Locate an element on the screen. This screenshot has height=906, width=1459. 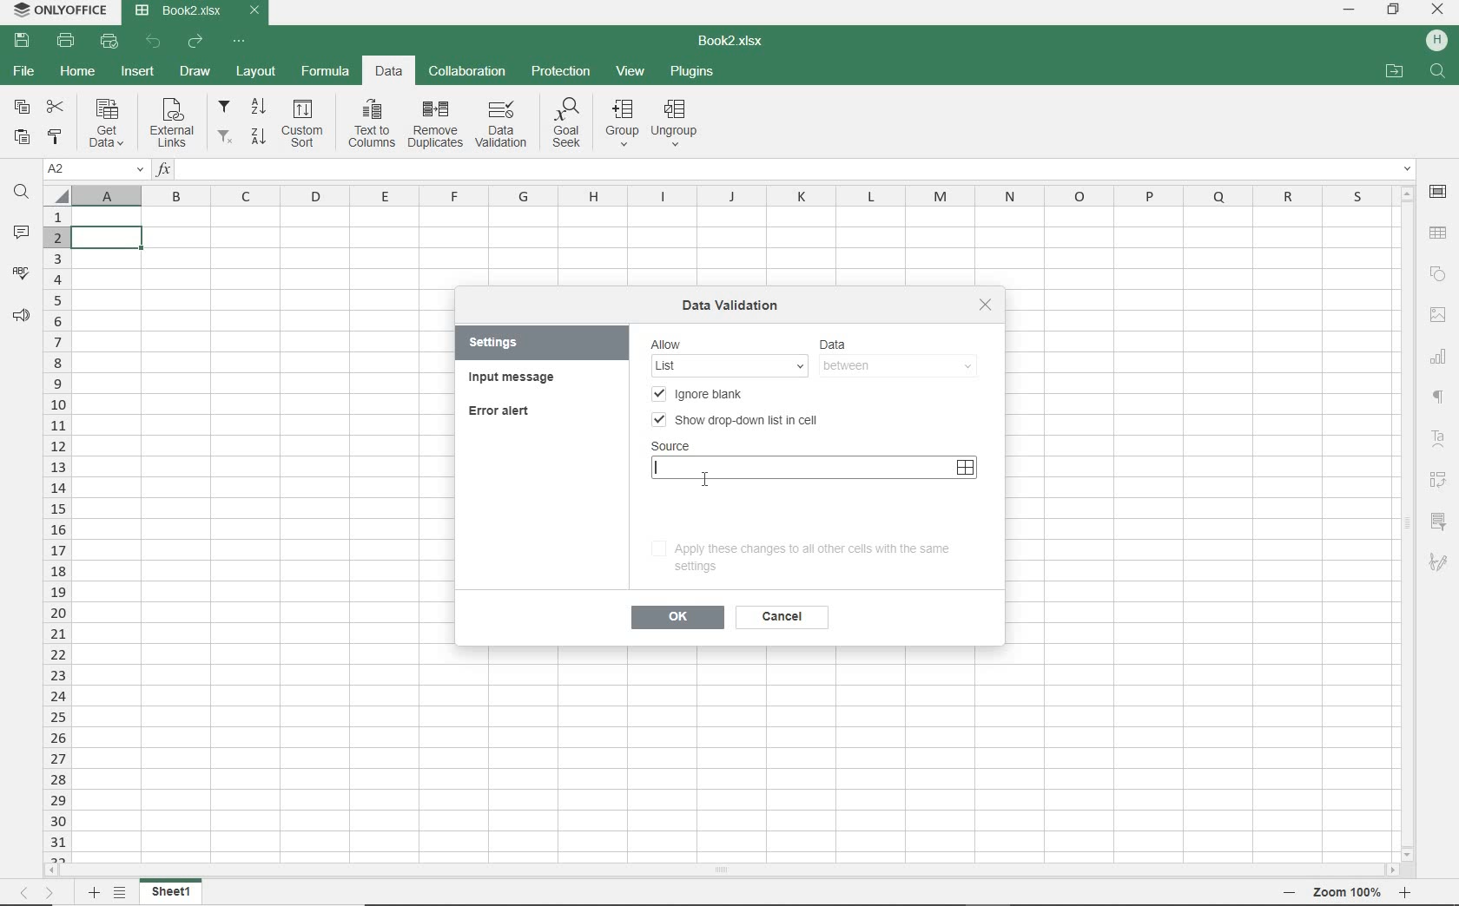
ZOOM OUT OR ZOOM IN is located at coordinates (1342, 893).